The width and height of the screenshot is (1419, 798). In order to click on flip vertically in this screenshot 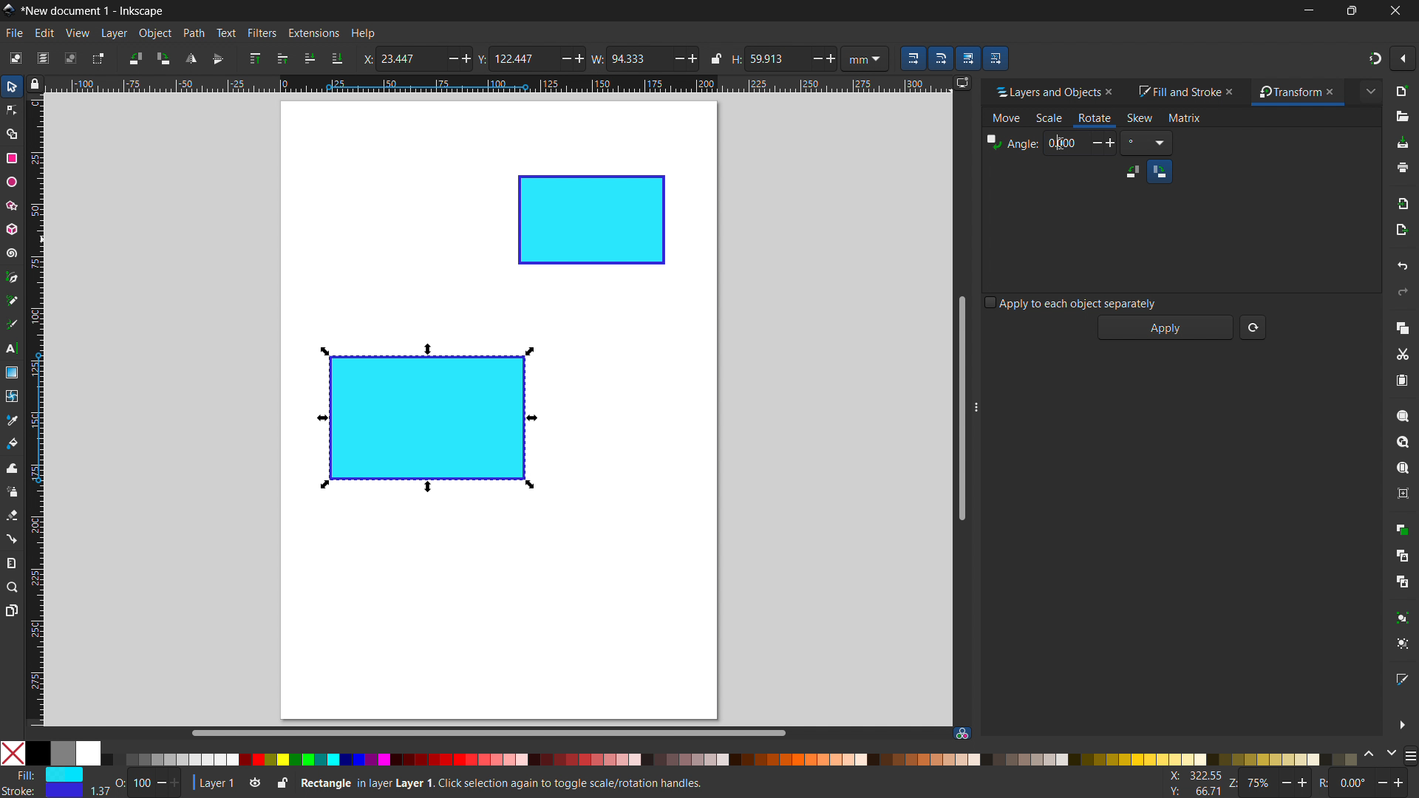, I will do `click(218, 59)`.